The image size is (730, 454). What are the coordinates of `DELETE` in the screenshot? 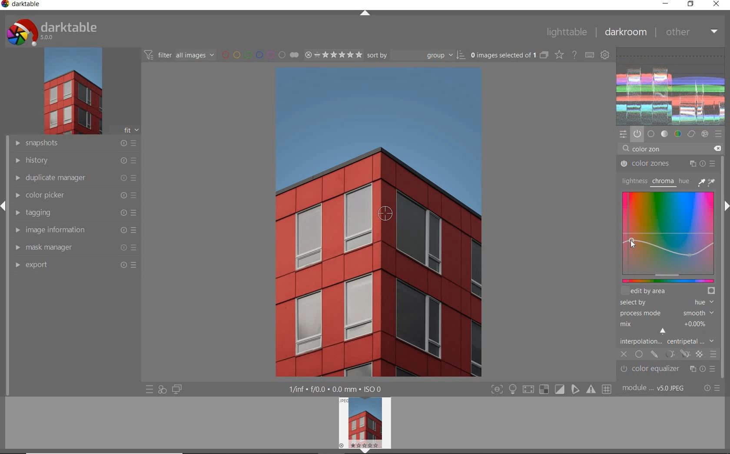 It's located at (717, 148).